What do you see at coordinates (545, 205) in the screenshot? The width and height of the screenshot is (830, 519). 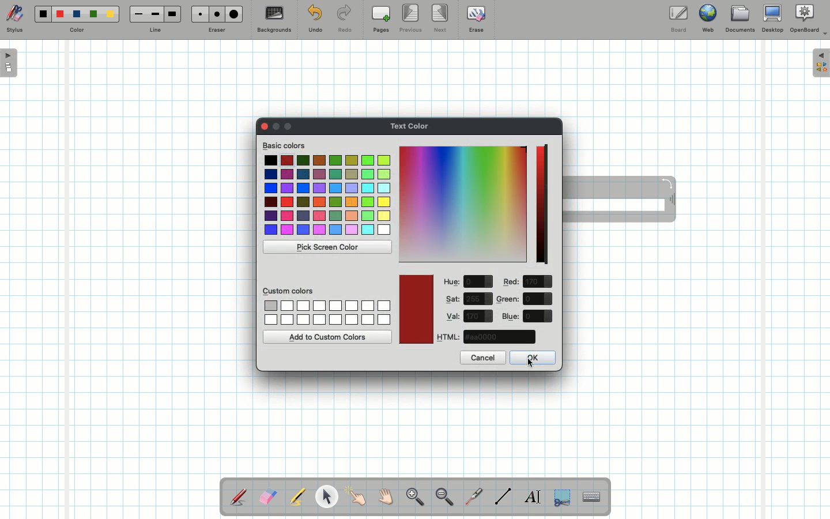 I see `Darkness` at bounding box center [545, 205].